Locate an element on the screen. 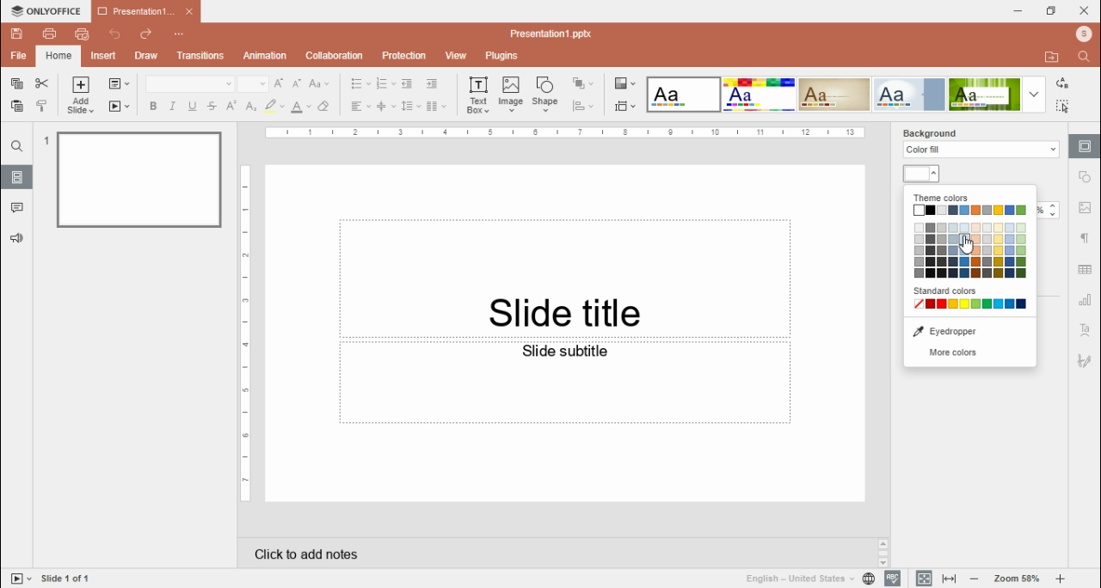 This screenshot has height=588, width=1101. highlight color is located at coordinates (273, 107).